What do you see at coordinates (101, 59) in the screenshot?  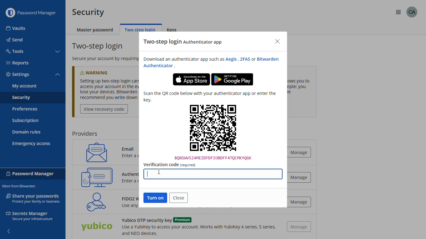 I see `secure your account by requiring an additional step when logging in` at bounding box center [101, 59].